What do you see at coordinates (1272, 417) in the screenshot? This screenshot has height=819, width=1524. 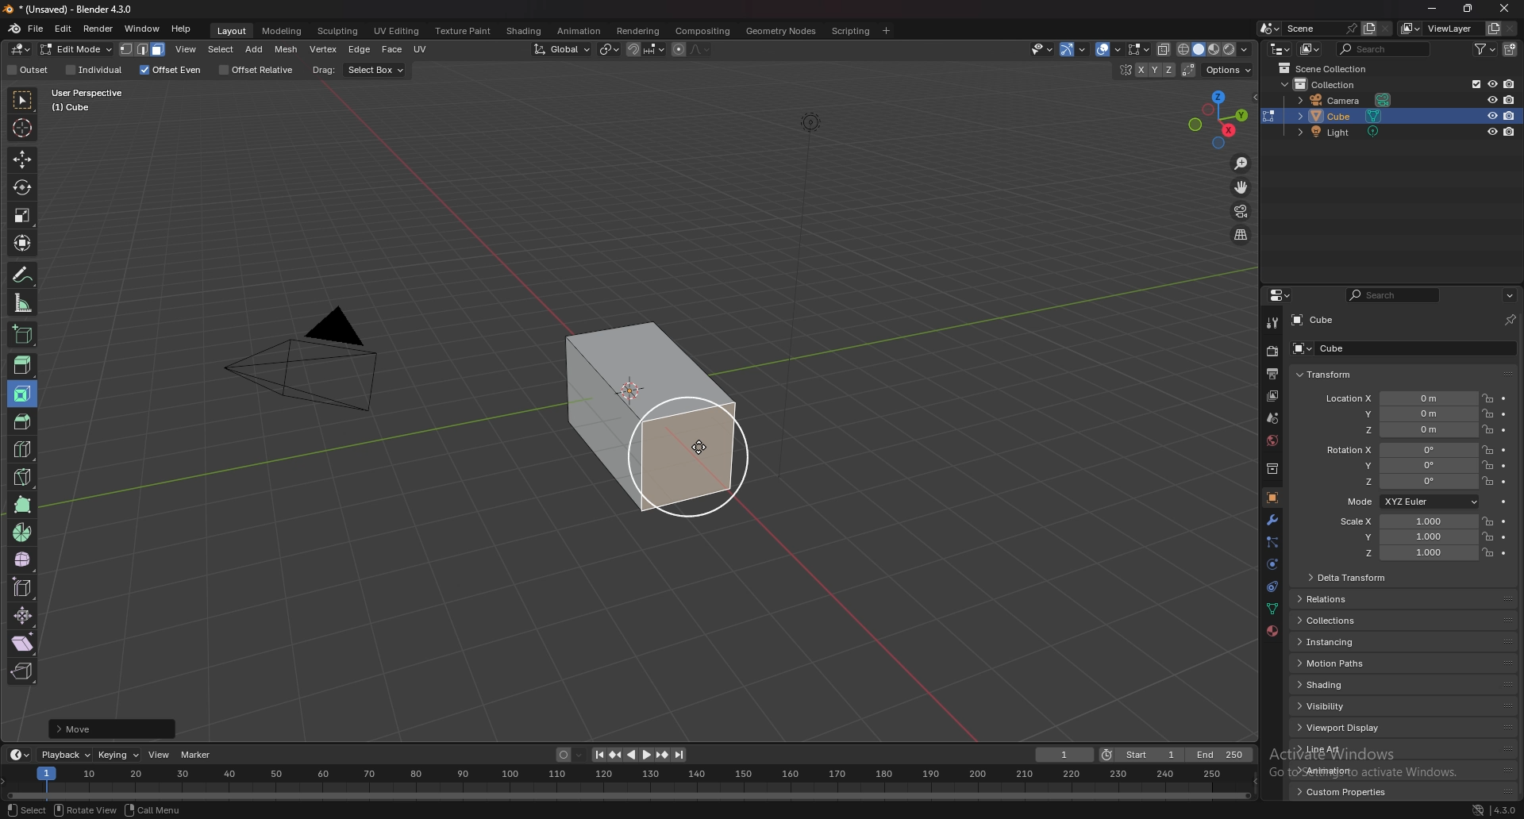 I see `scene` at bounding box center [1272, 417].